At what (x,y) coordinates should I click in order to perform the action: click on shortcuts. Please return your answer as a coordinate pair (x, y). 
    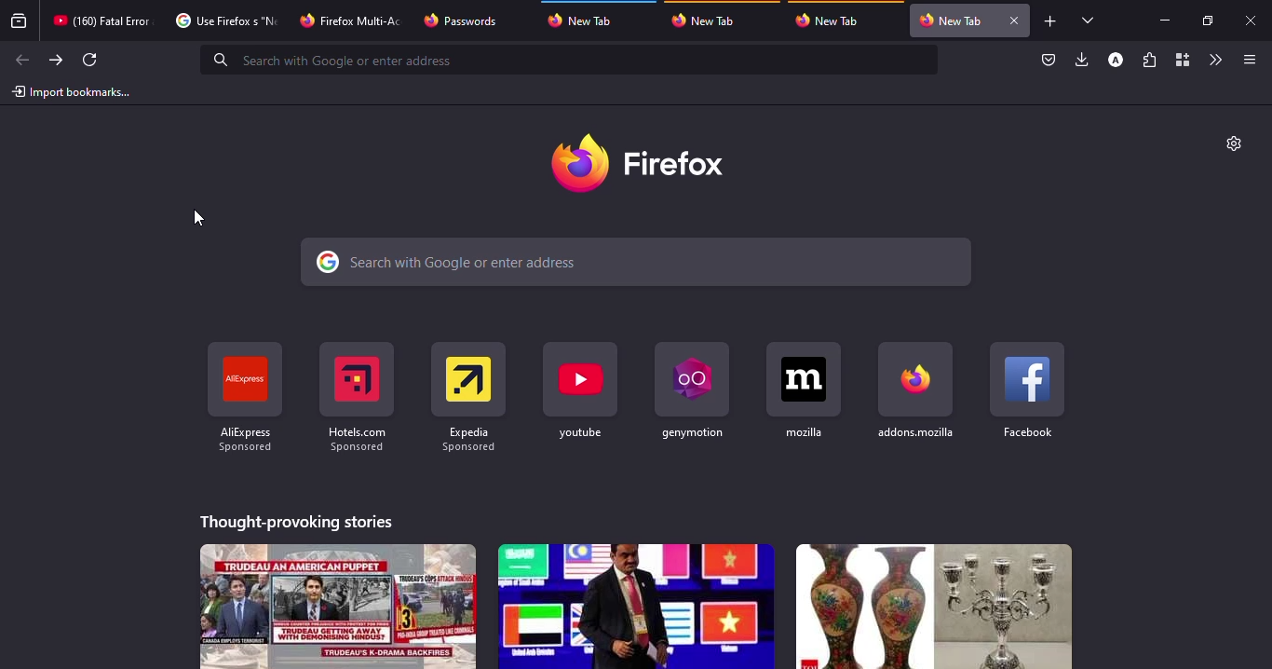
    Looking at the image, I should click on (913, 391).